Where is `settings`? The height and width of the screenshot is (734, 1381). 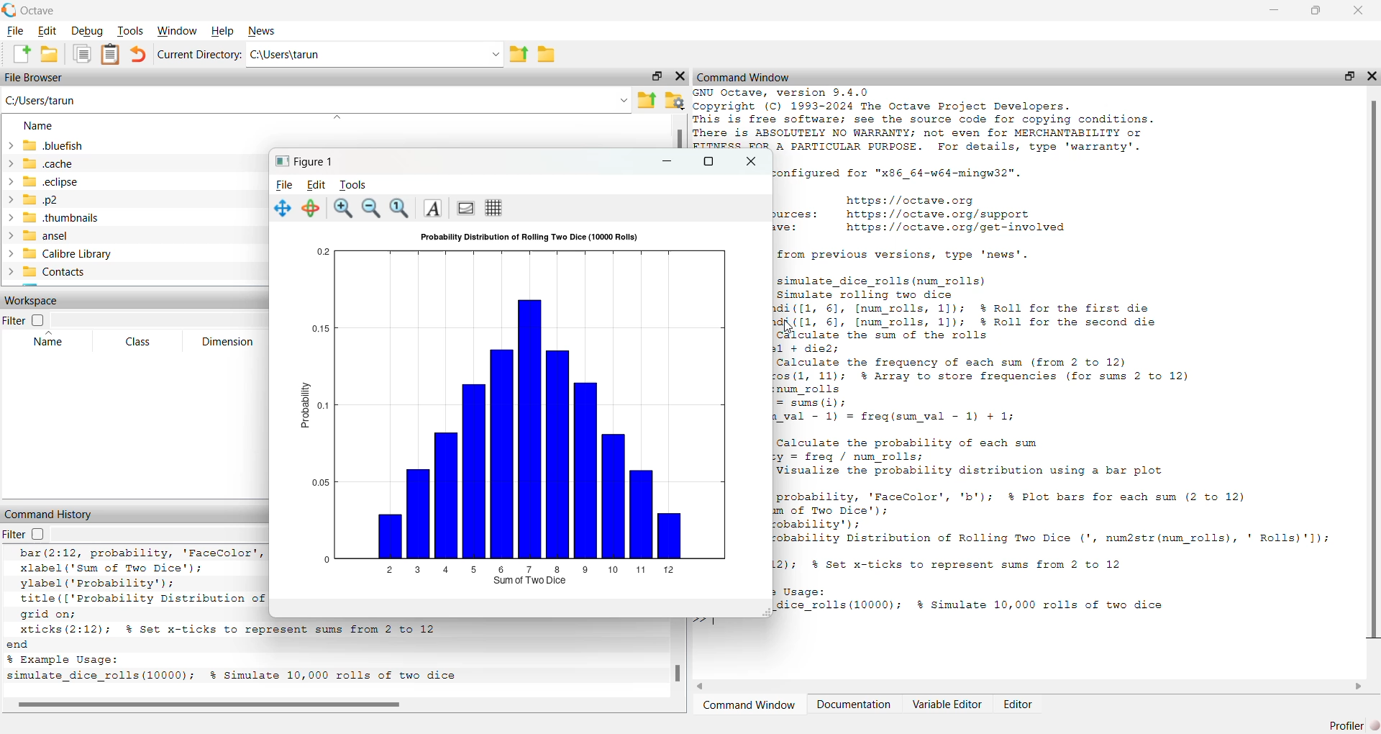
settings is located at coordinates (678, 99).